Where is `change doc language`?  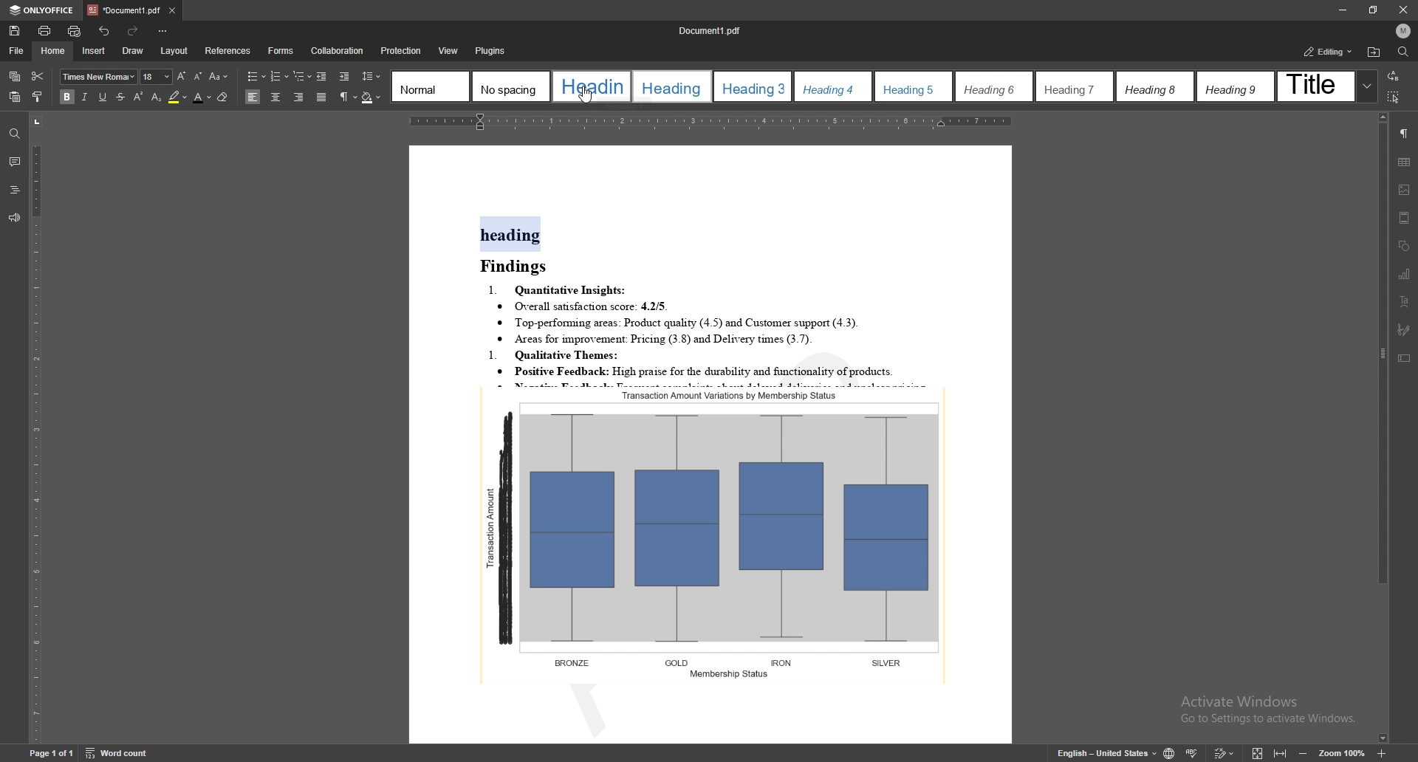
change doc language is located at coordinates (1168, 752).